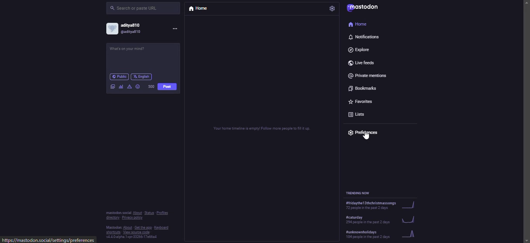  Describe the element at coordinates (140, 223) in the screenshot. I see `info` at that location.